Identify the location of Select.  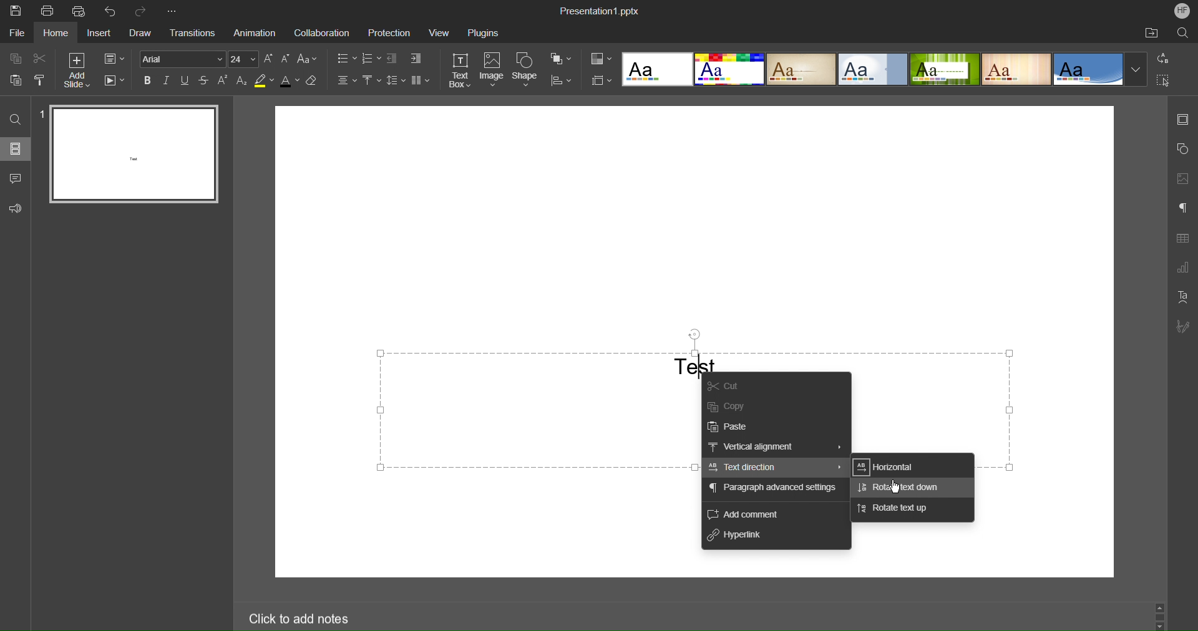
(1164, 80).